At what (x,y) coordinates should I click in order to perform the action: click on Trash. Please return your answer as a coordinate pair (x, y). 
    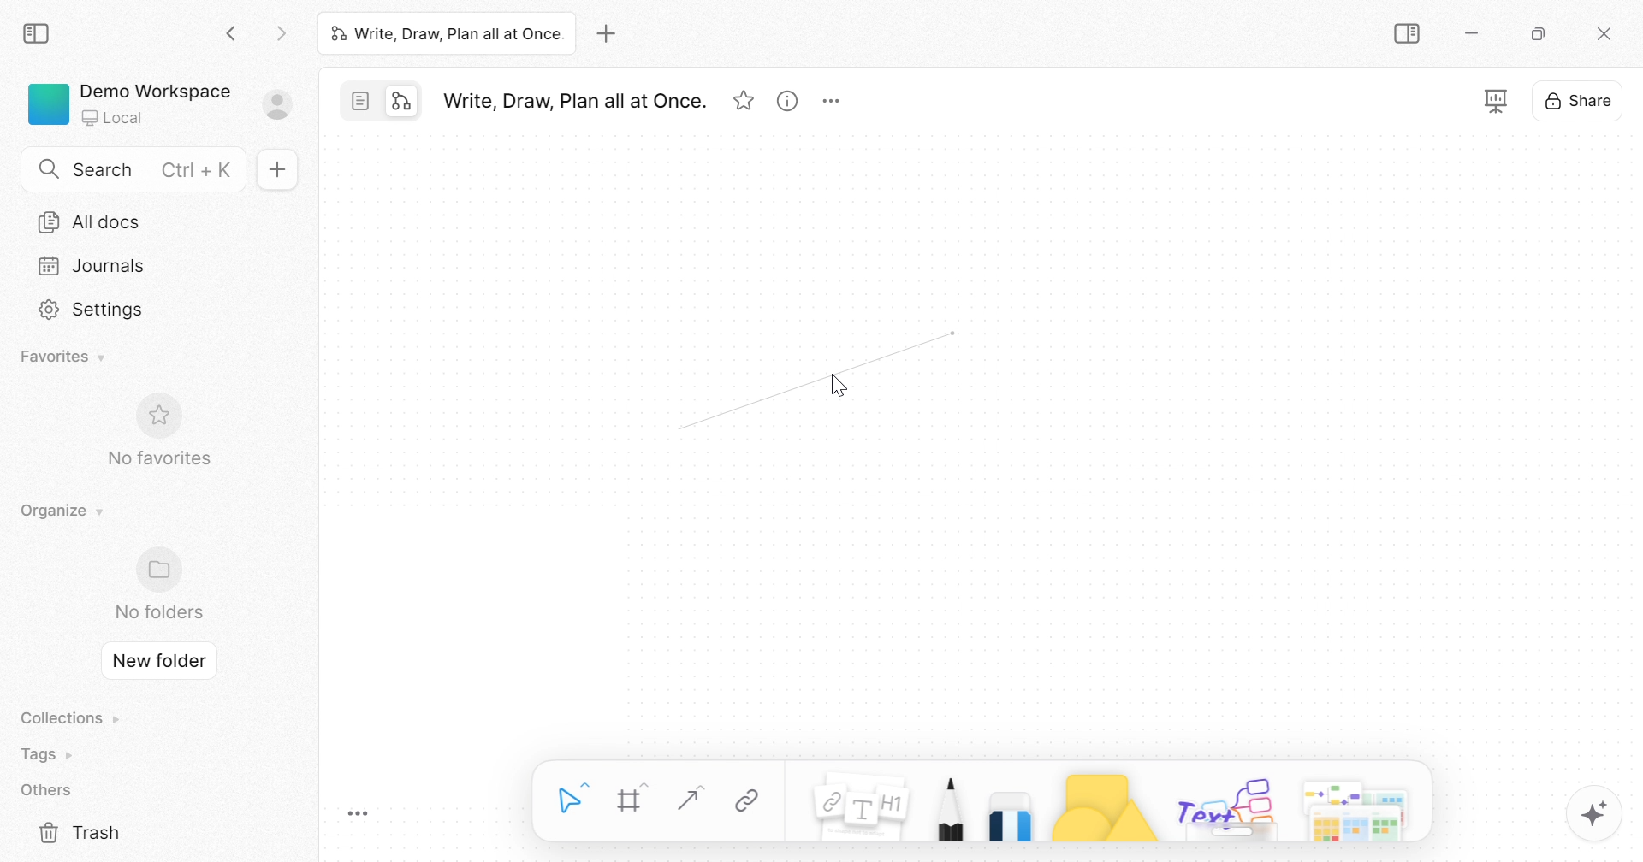
    Looking at the image, I should click on (82, 834).